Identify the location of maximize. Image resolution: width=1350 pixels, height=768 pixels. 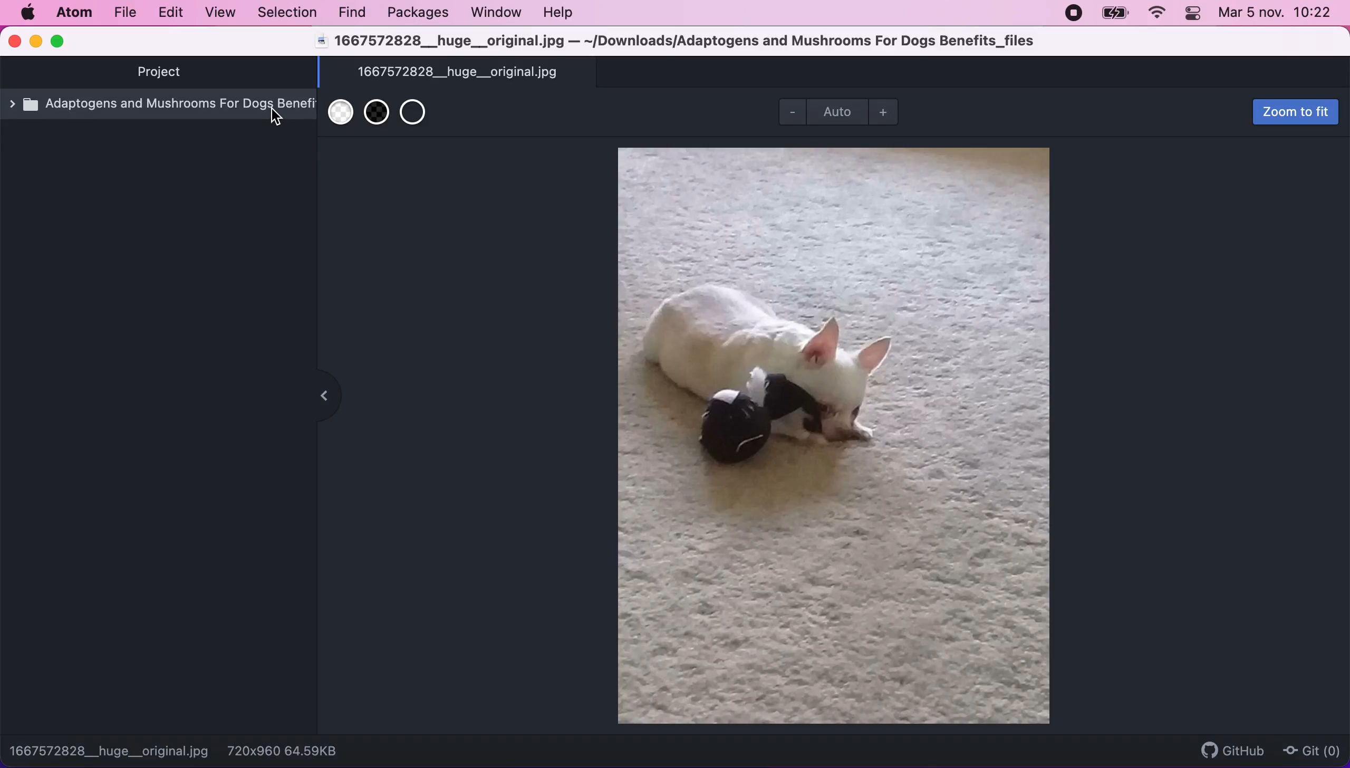
(61, 41).